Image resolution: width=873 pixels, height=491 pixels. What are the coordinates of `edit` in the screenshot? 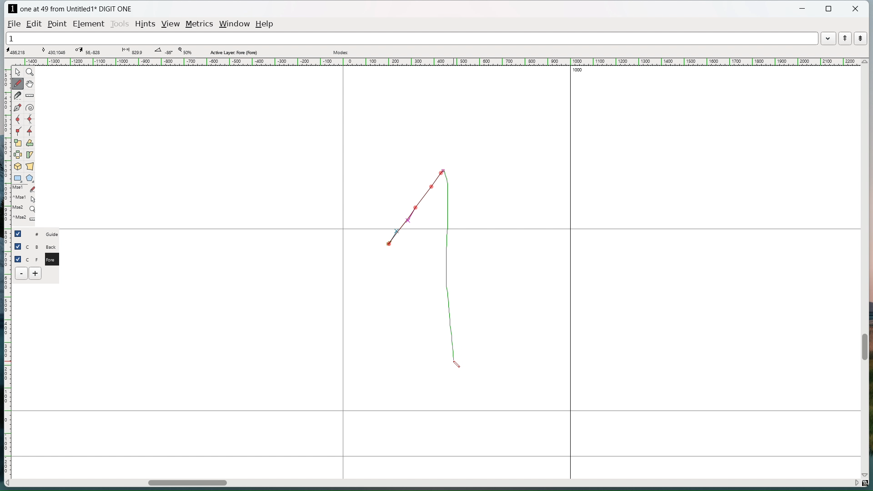 It's located at (35, 24).